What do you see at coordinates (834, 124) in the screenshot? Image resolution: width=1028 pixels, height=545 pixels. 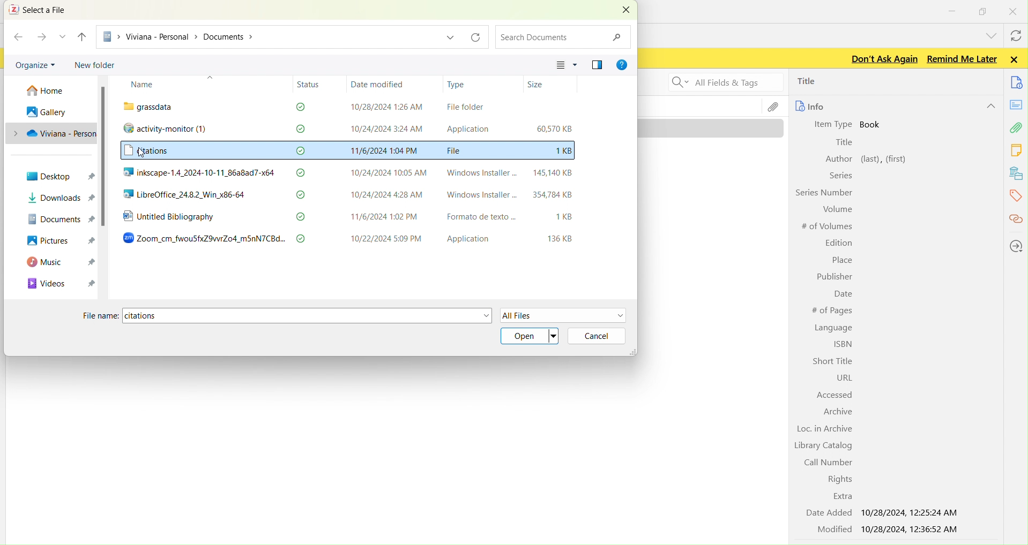 I see `Item Type` at bounding box center [834, 124].